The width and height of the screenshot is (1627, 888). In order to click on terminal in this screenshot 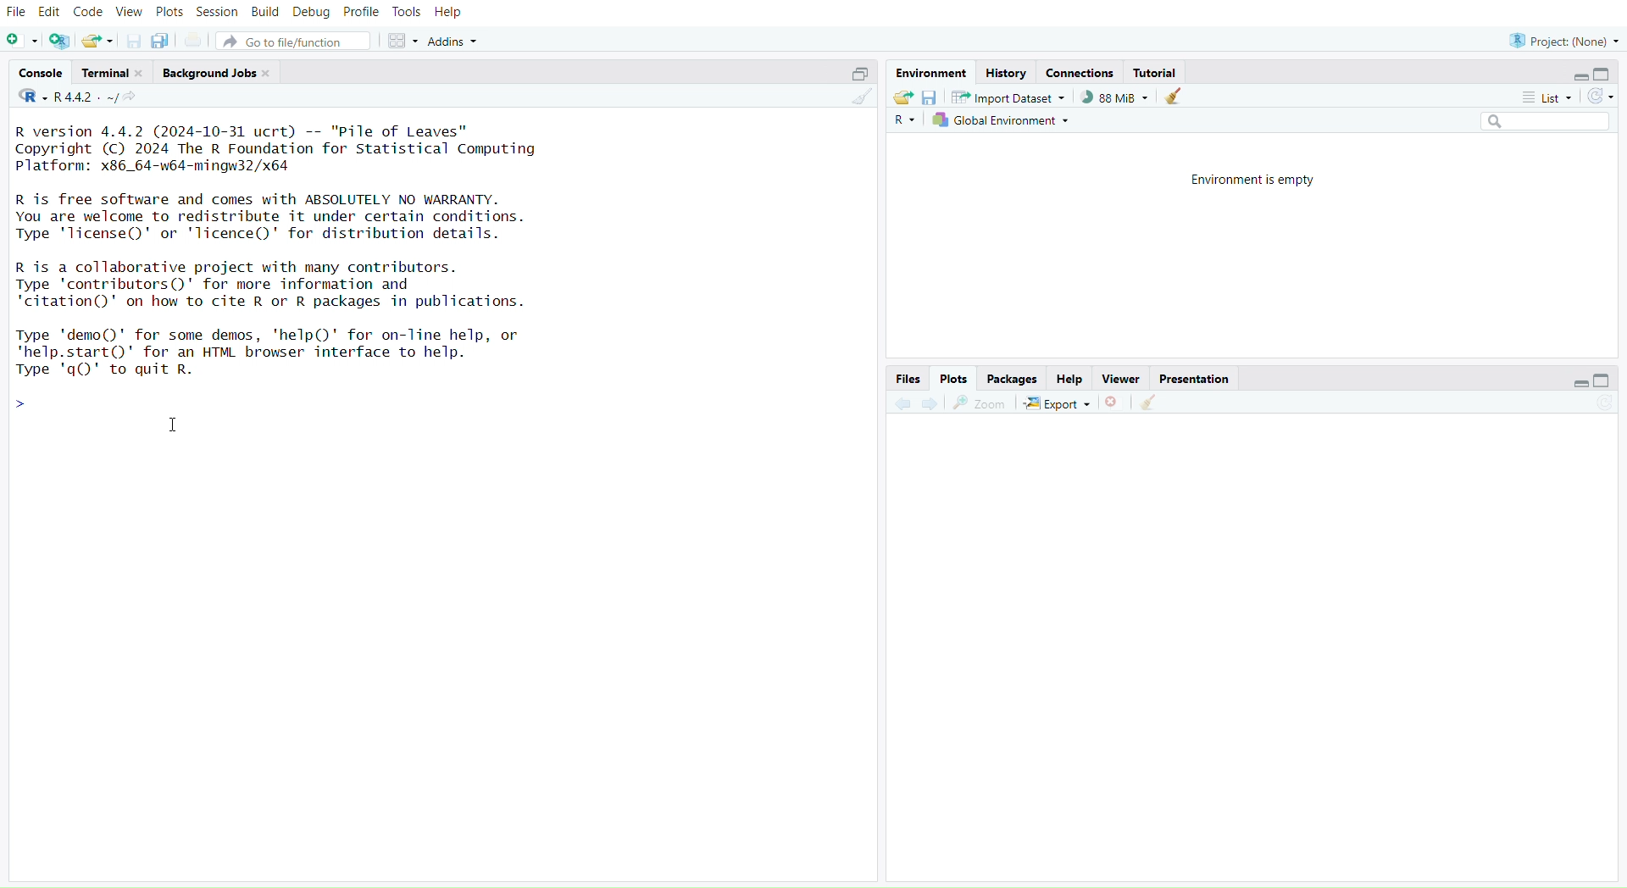, I will do `click(114, 73)`.